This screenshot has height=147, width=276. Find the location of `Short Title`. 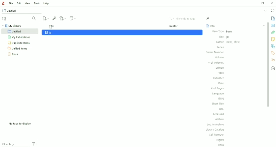

Short Title is located at coordinates (218, 104).